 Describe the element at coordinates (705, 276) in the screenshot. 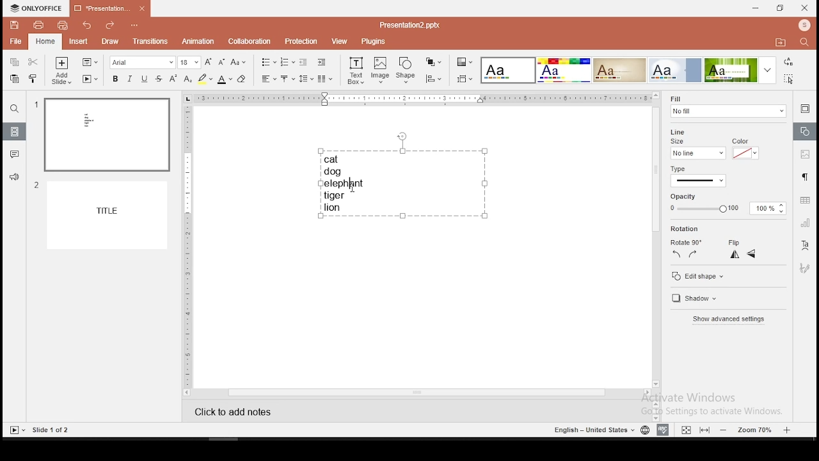

I see `Show advanced option` at that location.